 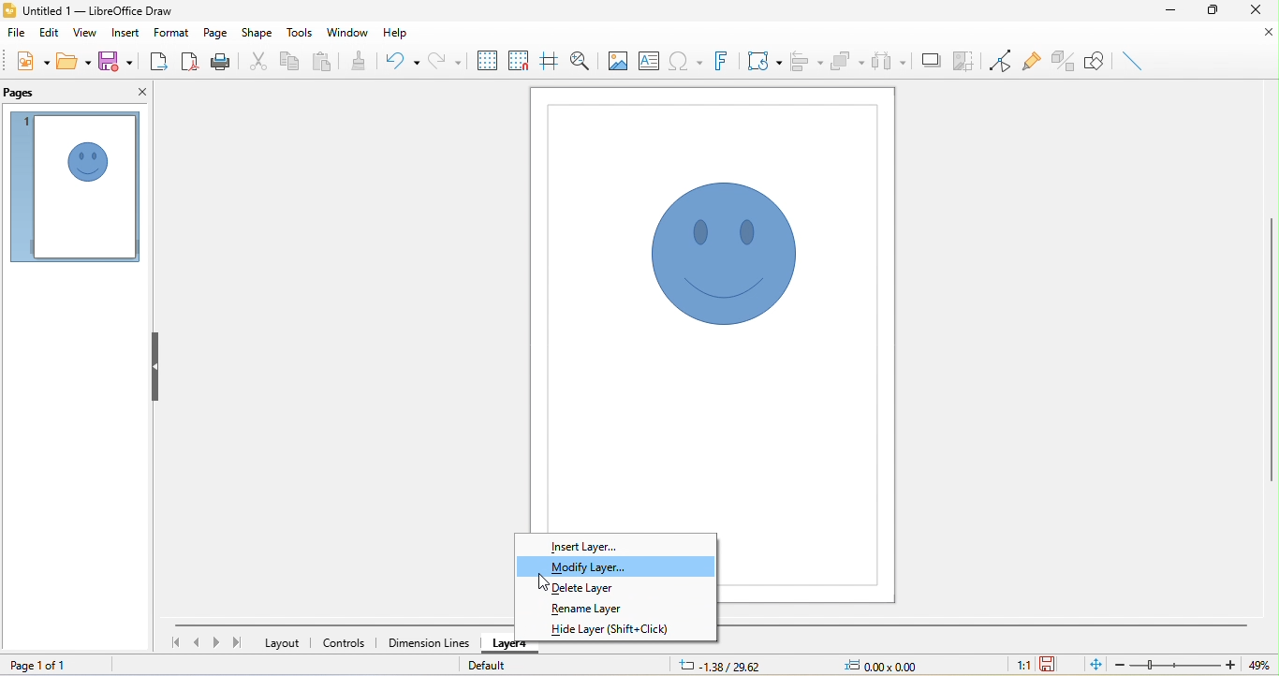 I want to click on help, so click(x=394, y=34).